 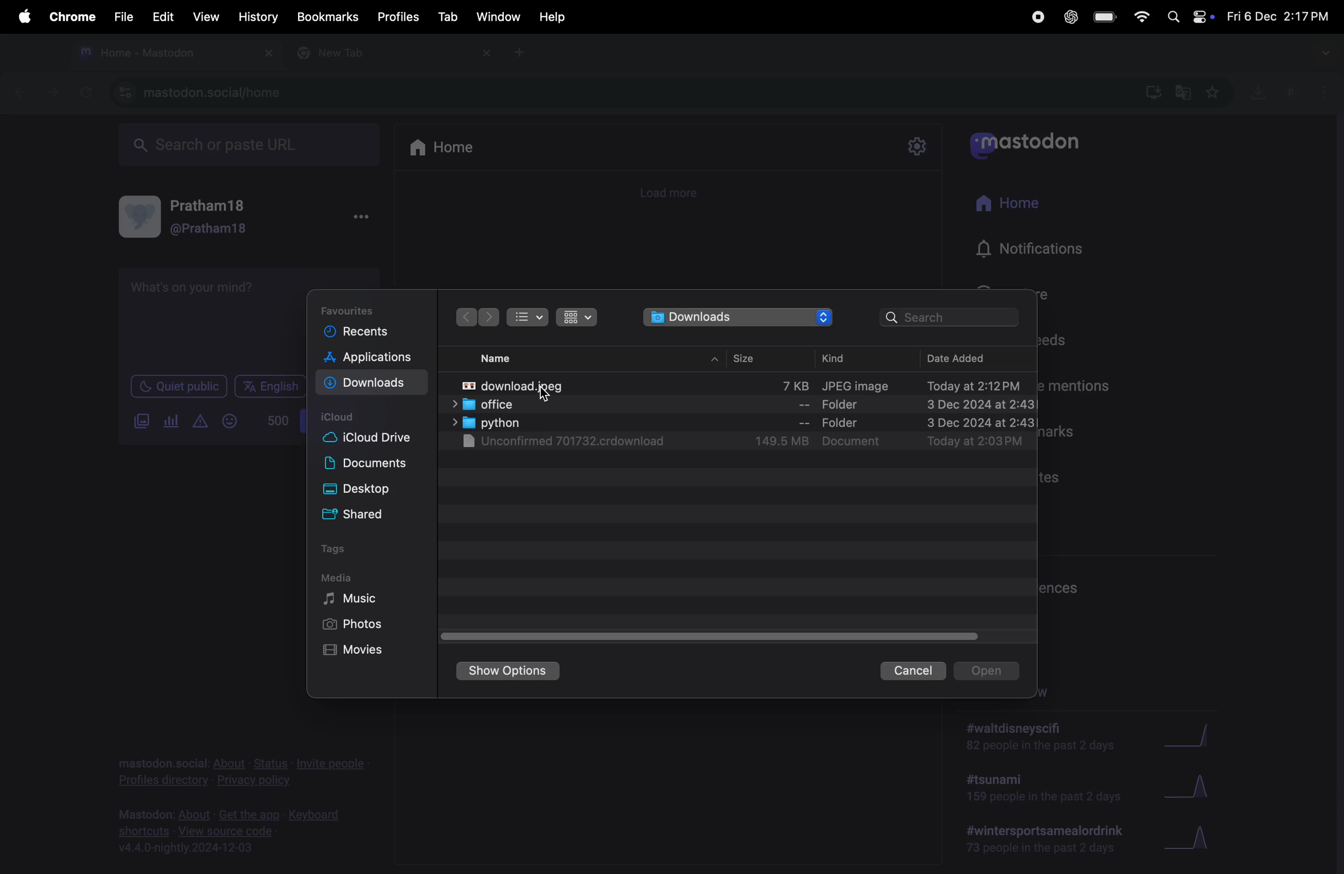 What do you see at coordinates (1037, 17) in the screenshot?
I see `record` at bounding box center [1037, 17].